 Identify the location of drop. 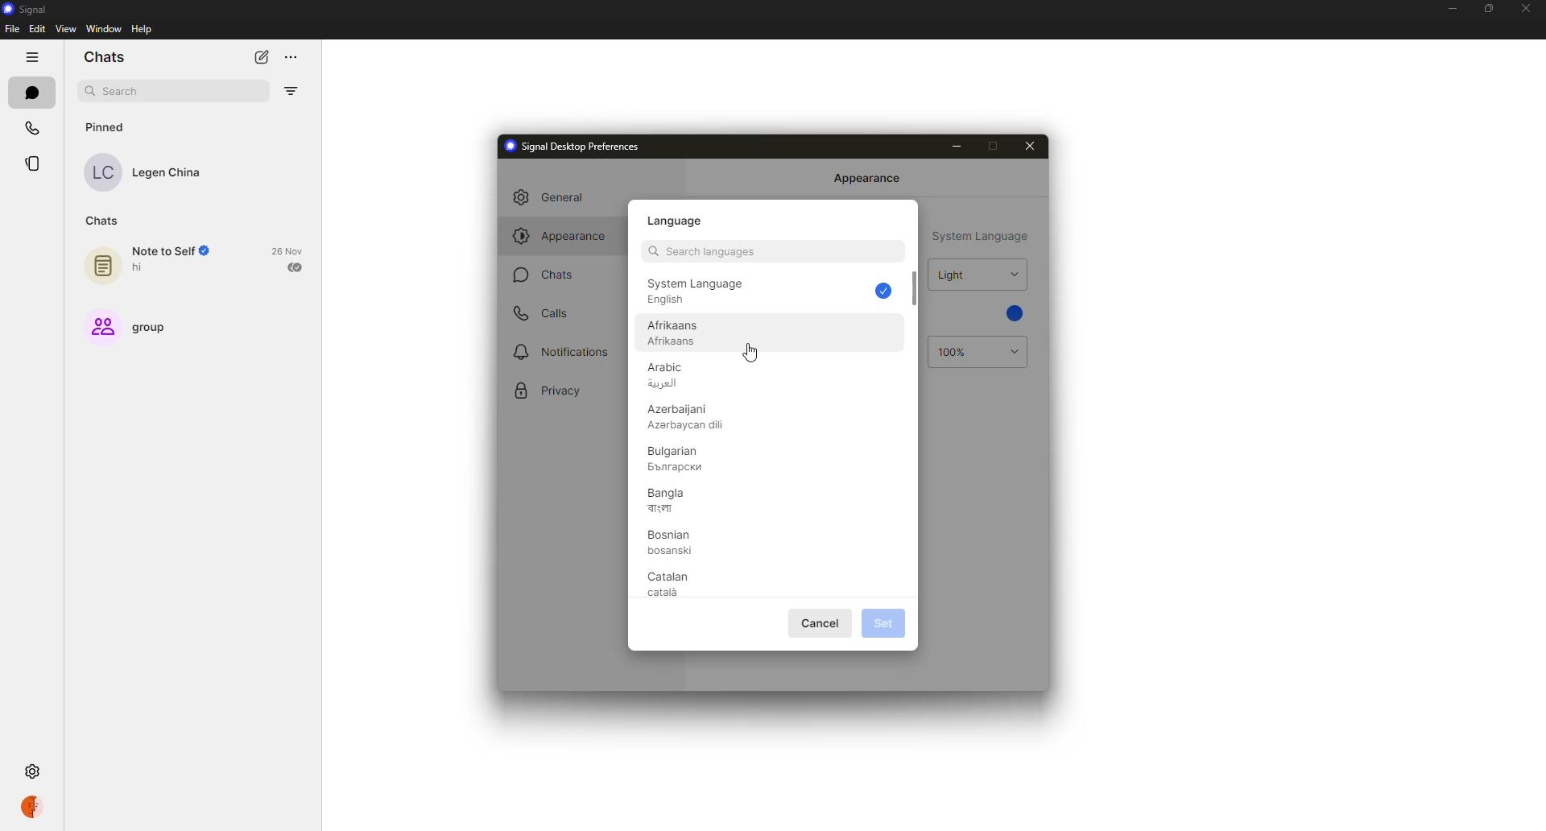
(1012, 275).